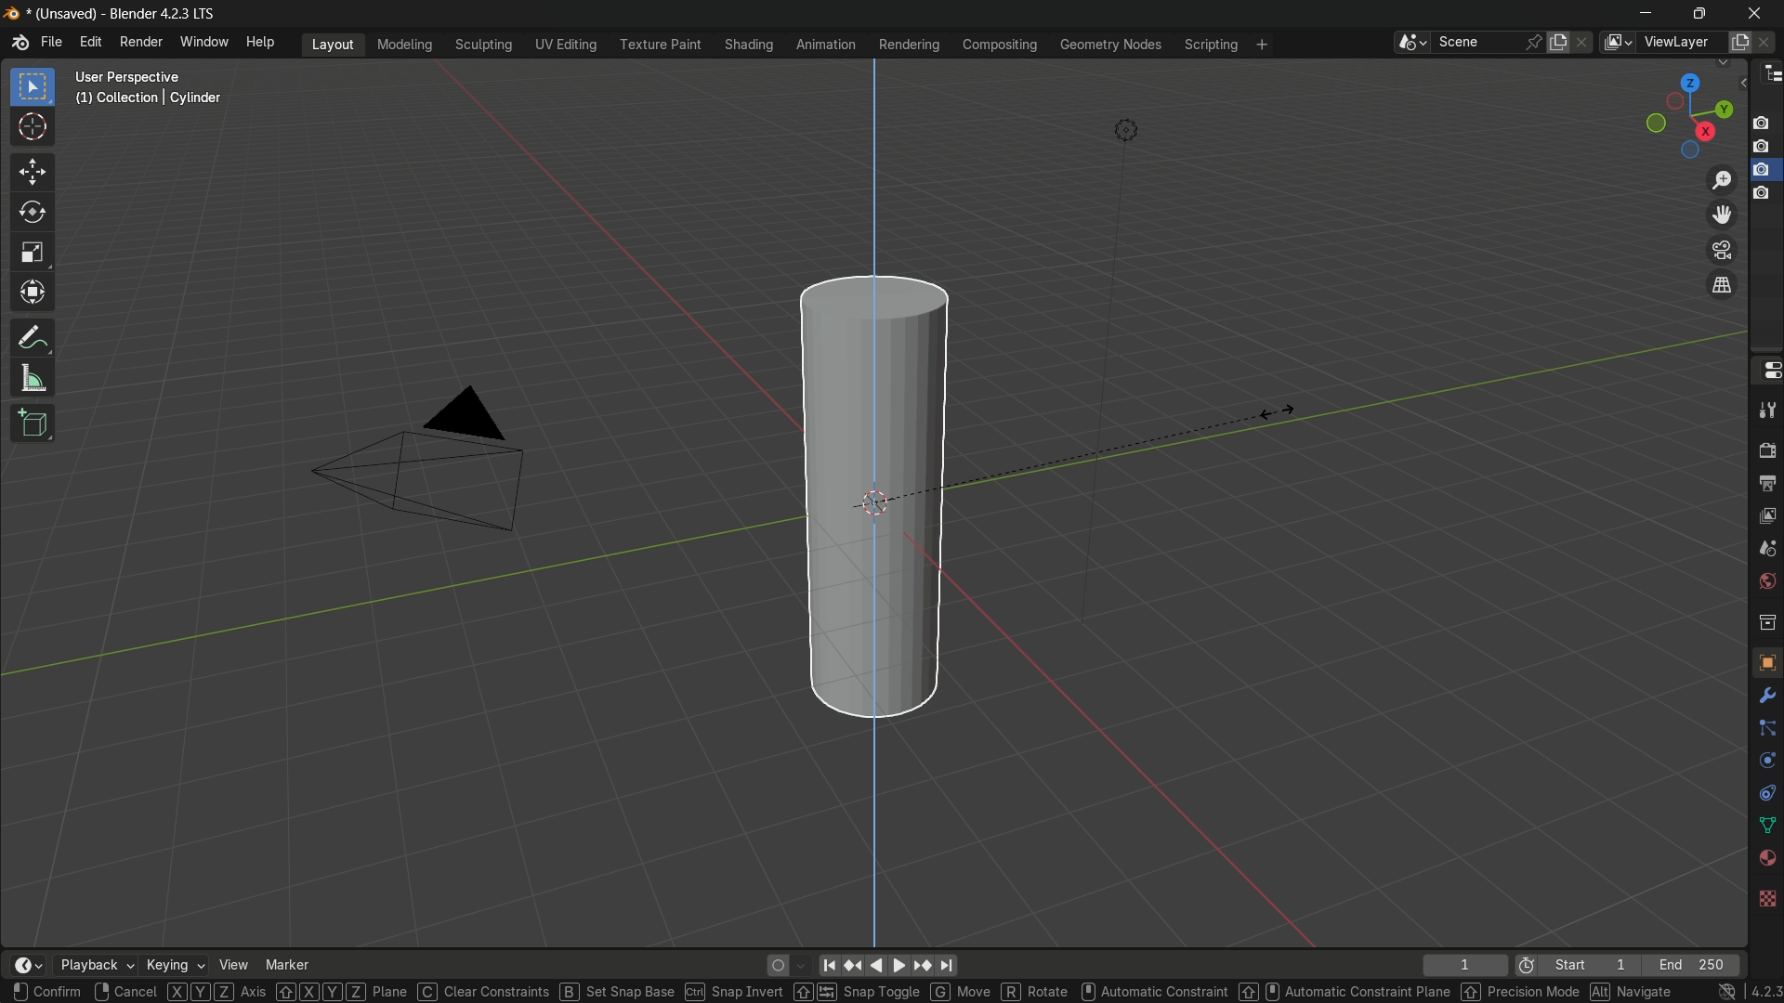  I want to click on toggle camera view, so click(1720, 248).